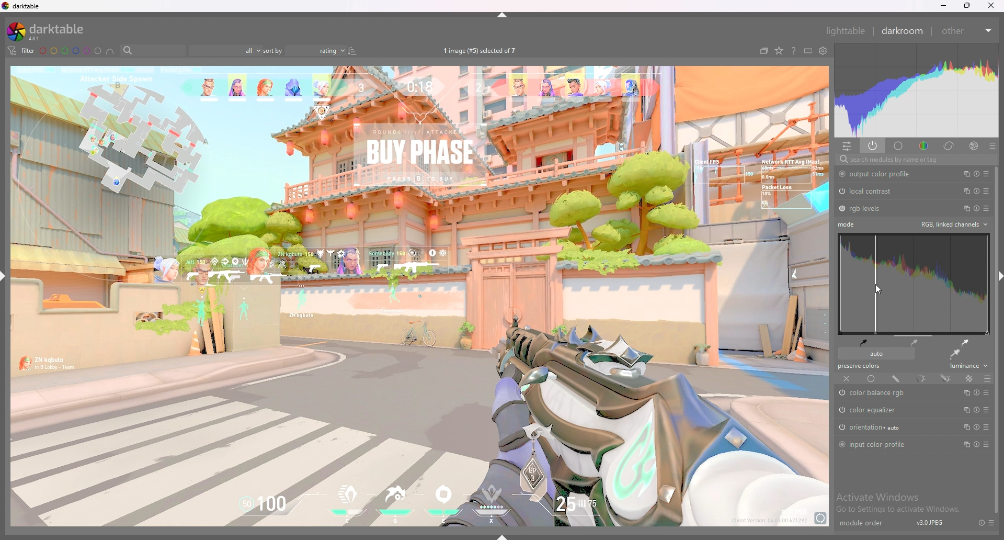 This screenshot has width=1004, height=540. Describe the element at coordinates (46, 31) in the screenshot. I see `darktable` at that location.